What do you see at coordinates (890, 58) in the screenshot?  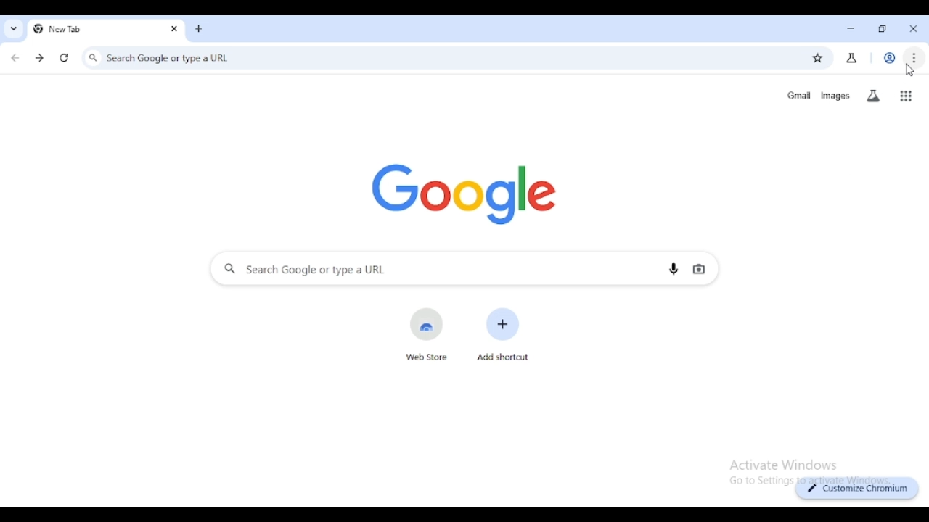 I see `profile` at bounding box center [890, 58].